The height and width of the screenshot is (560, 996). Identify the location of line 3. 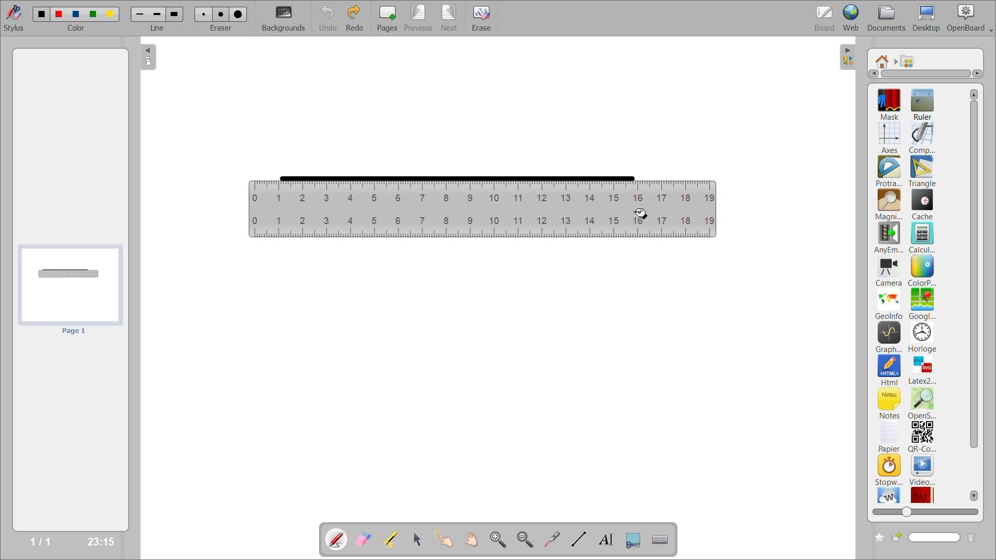
(174, 15).